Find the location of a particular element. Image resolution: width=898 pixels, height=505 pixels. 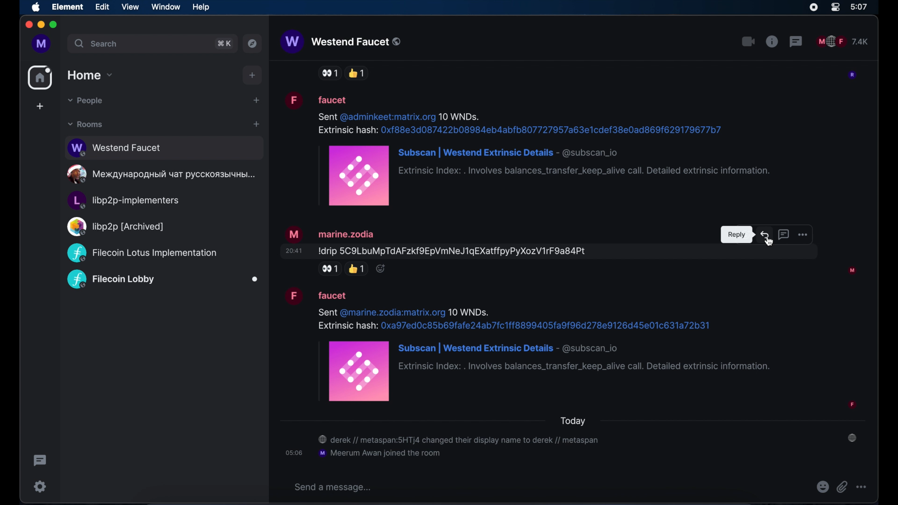

public room participants is located at coordinates (843, 42).